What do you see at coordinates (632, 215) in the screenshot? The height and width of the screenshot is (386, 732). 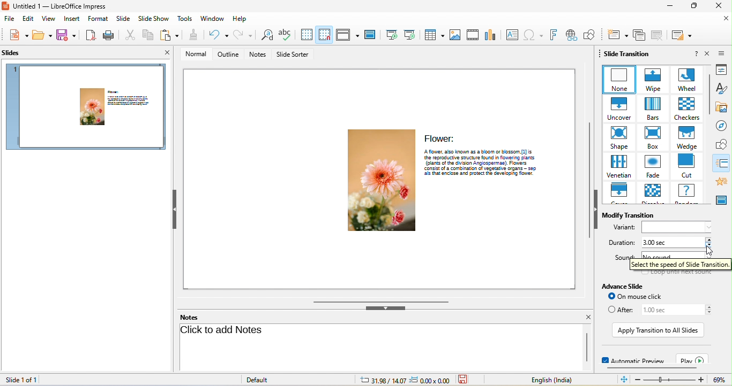 I see `modify transition` at bounding box center [632, 215].